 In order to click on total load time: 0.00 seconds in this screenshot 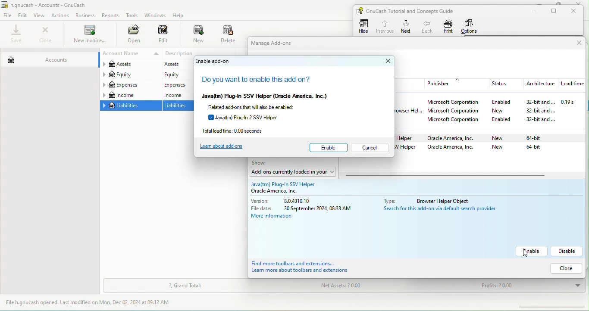, I will do `click(243, 131)`.